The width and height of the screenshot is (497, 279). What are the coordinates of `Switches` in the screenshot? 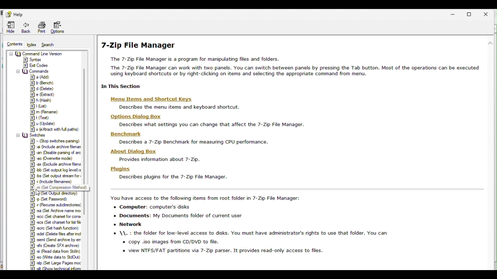 It's located at (33, 135).